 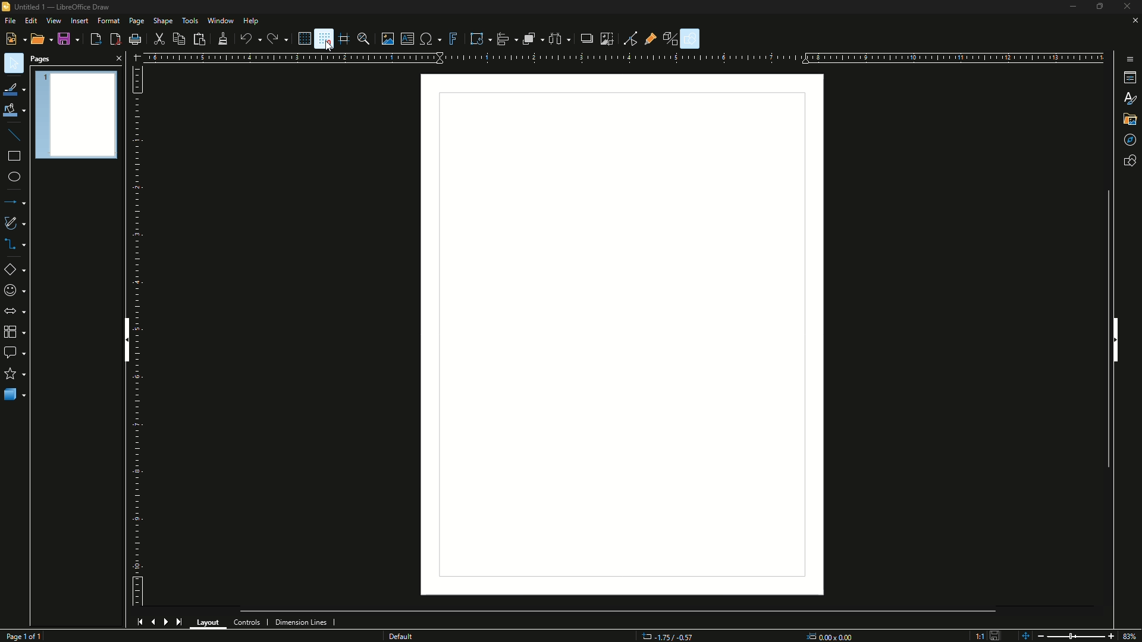 What do you see at coordinates (249, 619) in the screenshot?
I see `Controls` at bounding box center [249, 619].